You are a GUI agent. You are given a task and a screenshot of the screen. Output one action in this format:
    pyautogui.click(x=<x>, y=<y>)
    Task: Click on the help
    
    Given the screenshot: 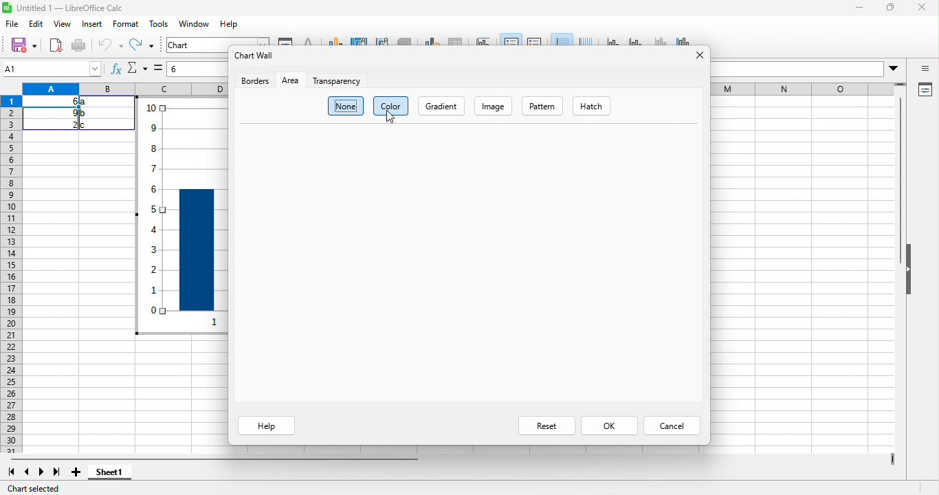 What is the action you would take?
    pyautogui.click(x=228, y=25)
    